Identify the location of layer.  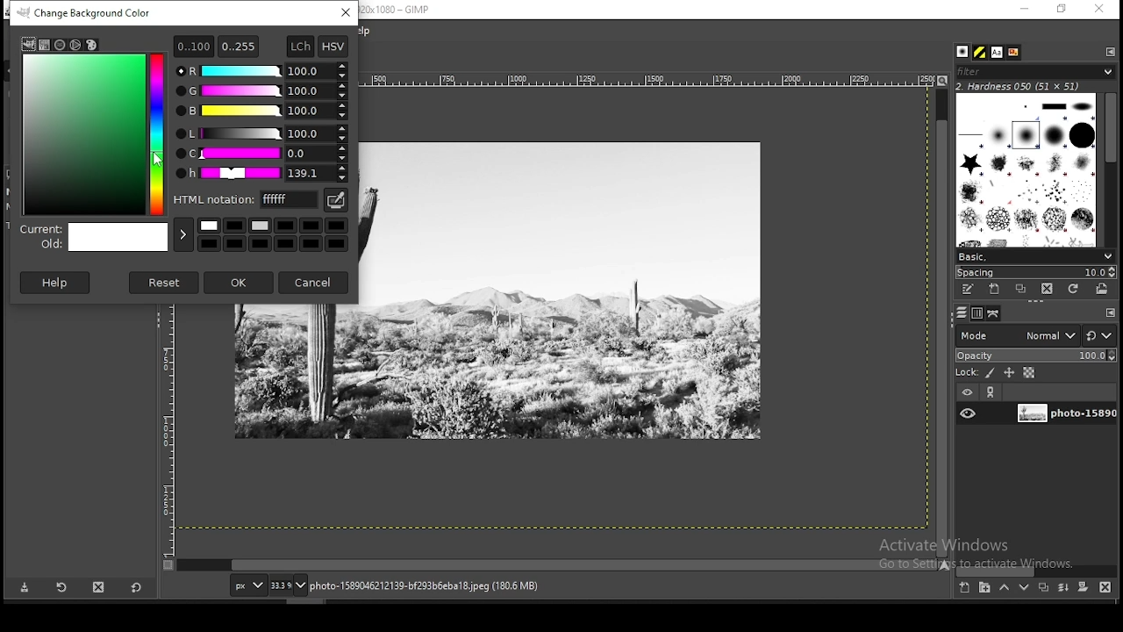
(1064, 414).